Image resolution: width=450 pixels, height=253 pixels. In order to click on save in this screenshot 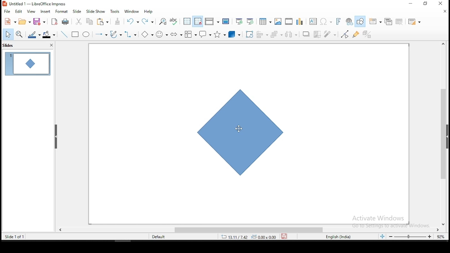, I will do `click(40, 21)`.